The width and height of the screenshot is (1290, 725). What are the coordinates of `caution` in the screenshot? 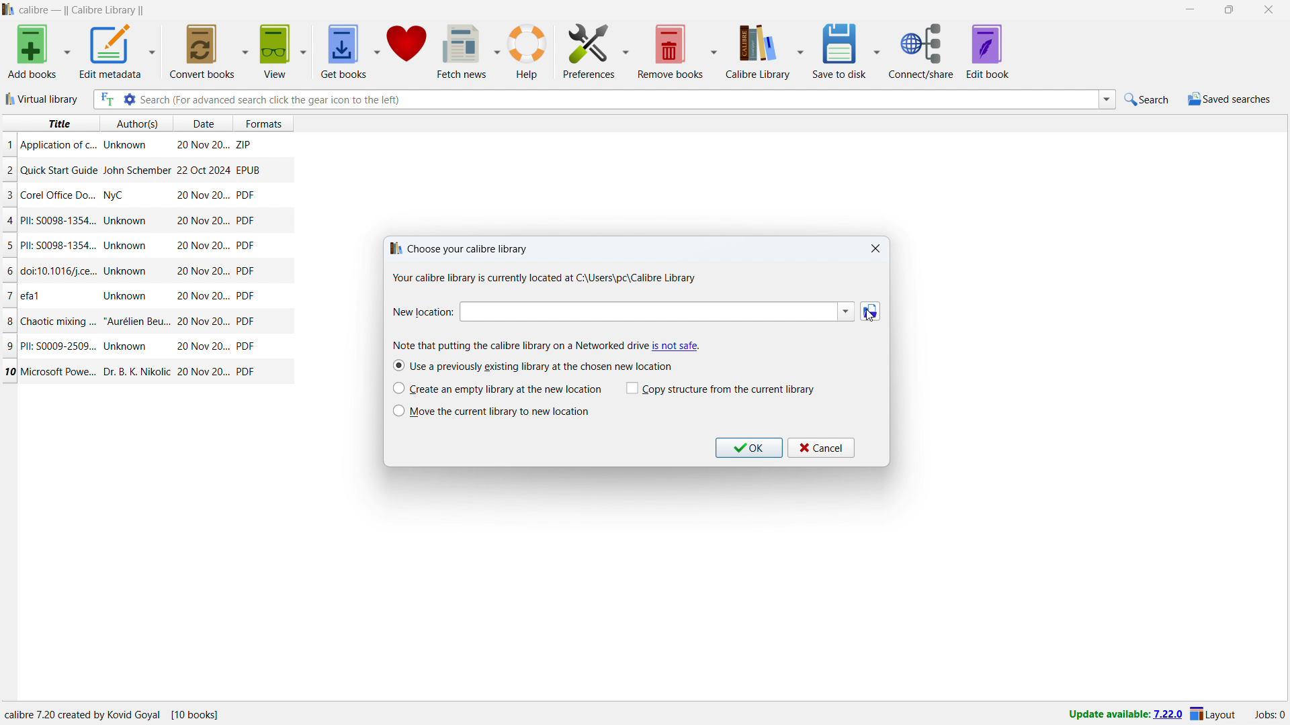 It's located at (675, 346).